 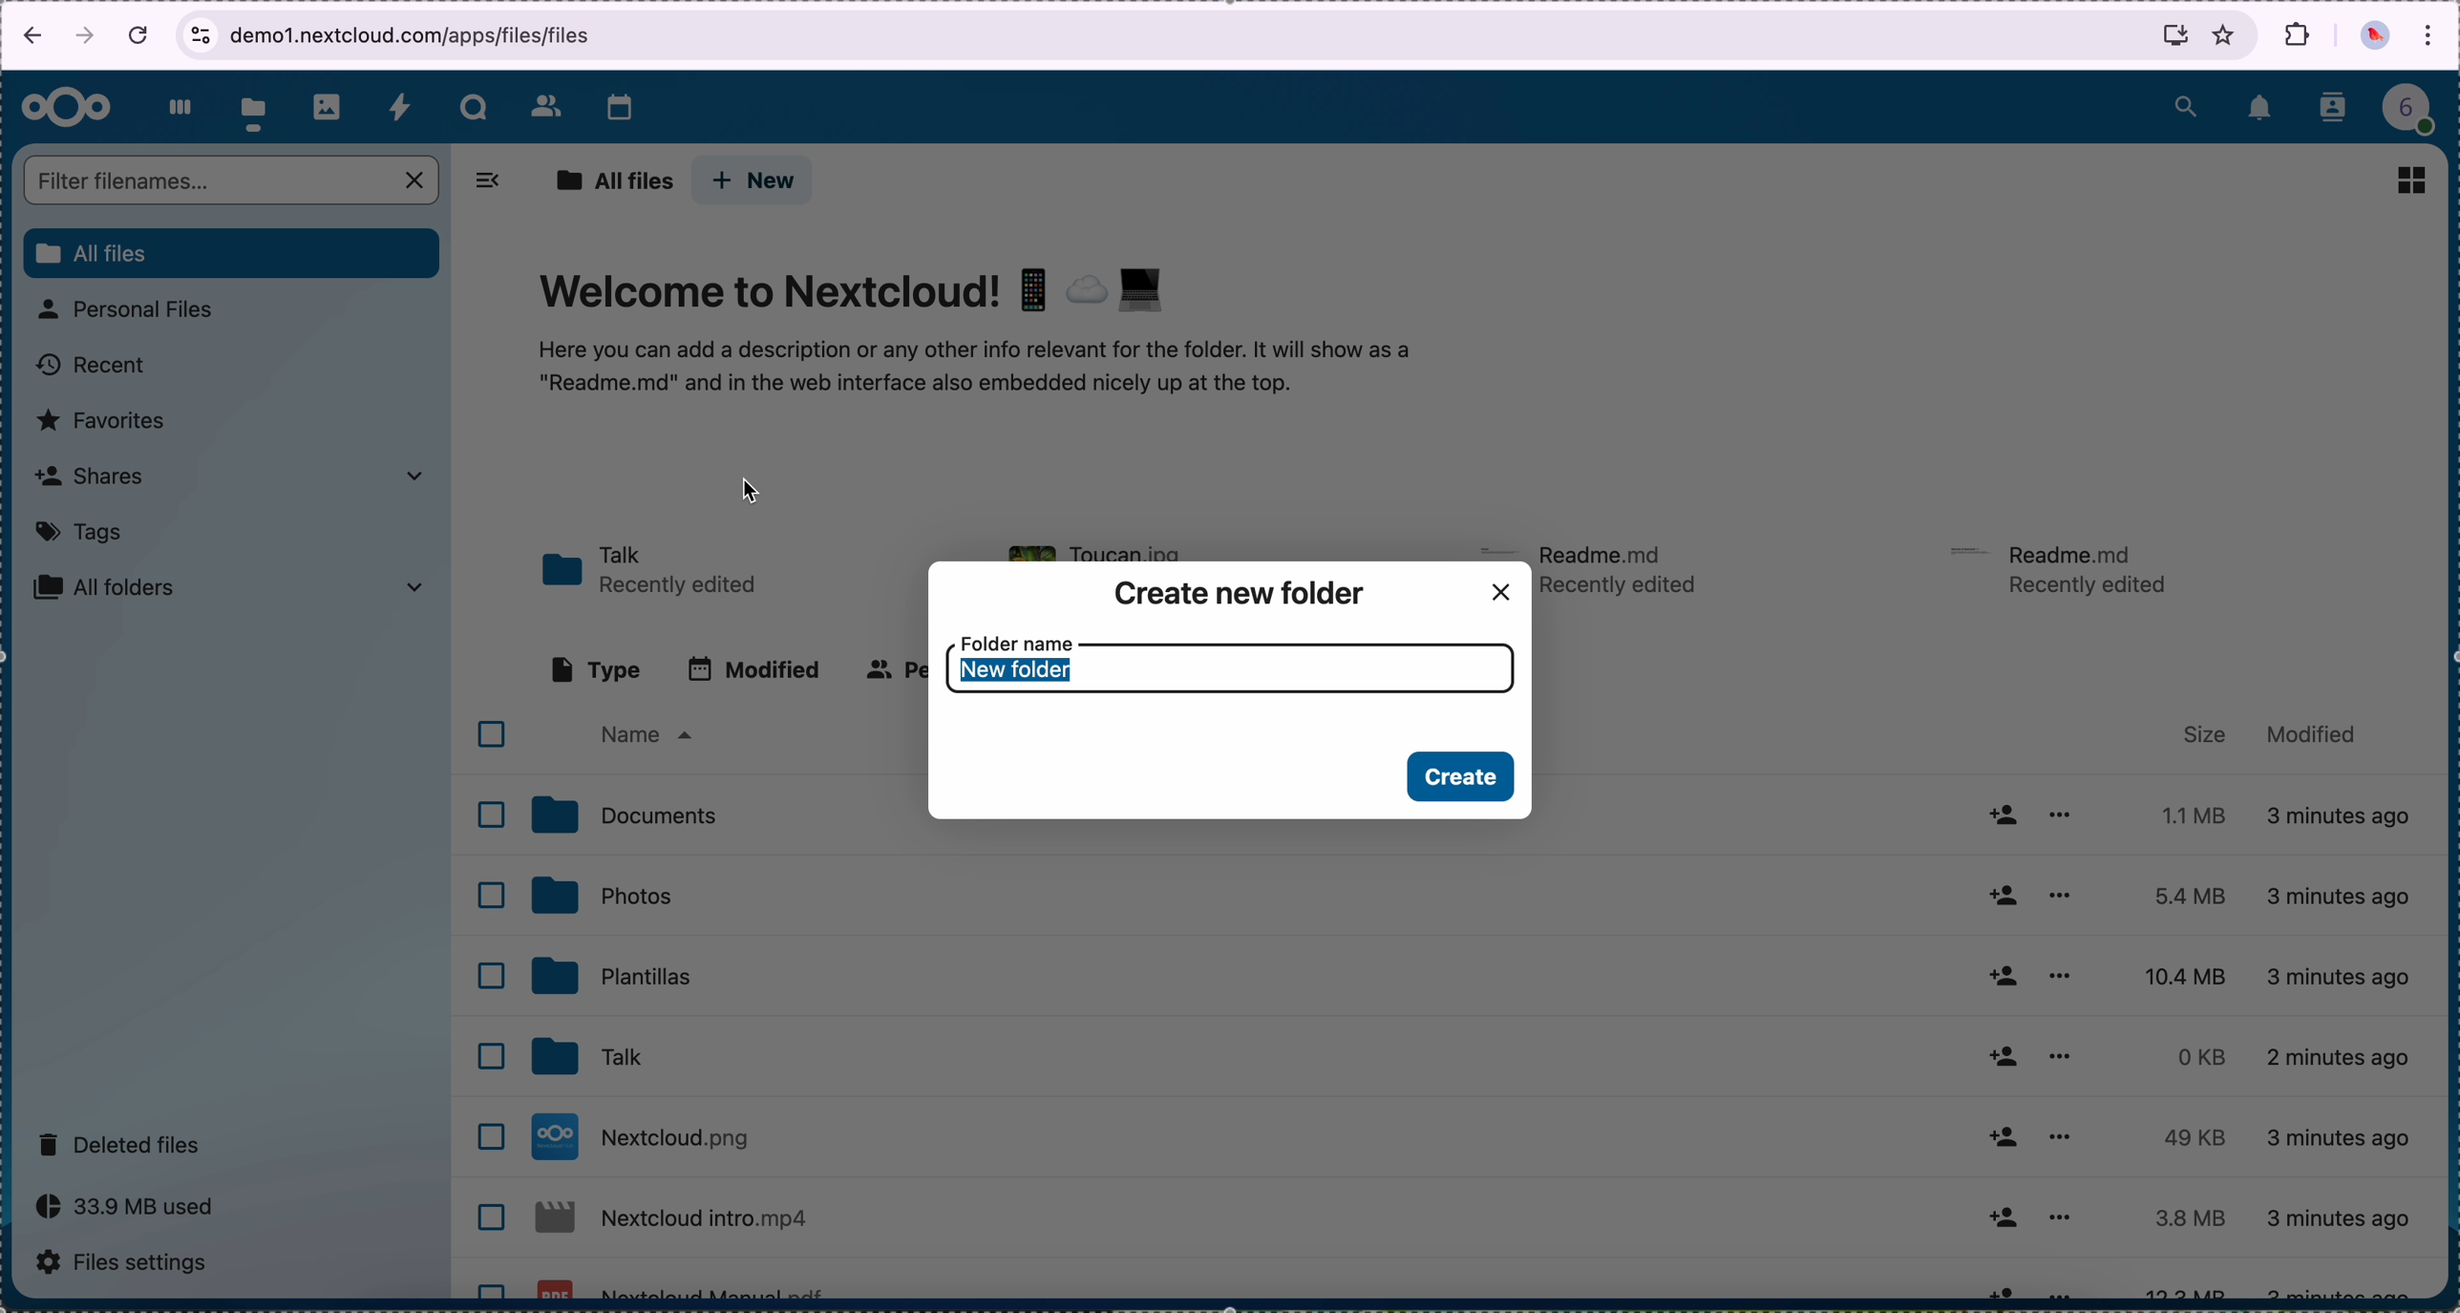 What do you see at coordinates (2420, 114) in the screenshot?
I see `profile` at bounding box center [2420, 114].